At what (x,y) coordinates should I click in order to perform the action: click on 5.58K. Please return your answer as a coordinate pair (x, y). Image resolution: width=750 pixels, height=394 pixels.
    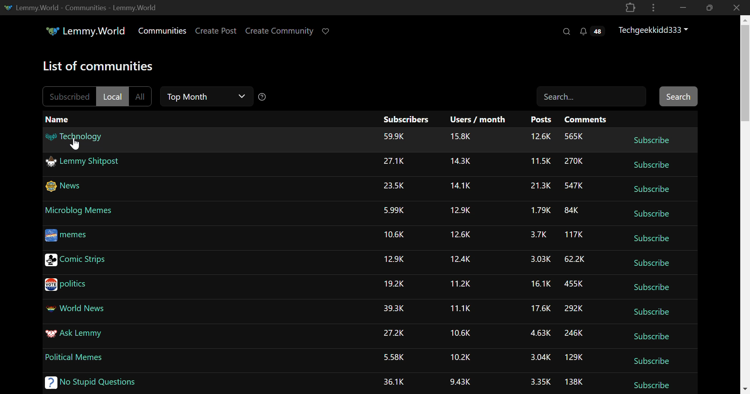
    Looking at the image, I should click on (396, 358).